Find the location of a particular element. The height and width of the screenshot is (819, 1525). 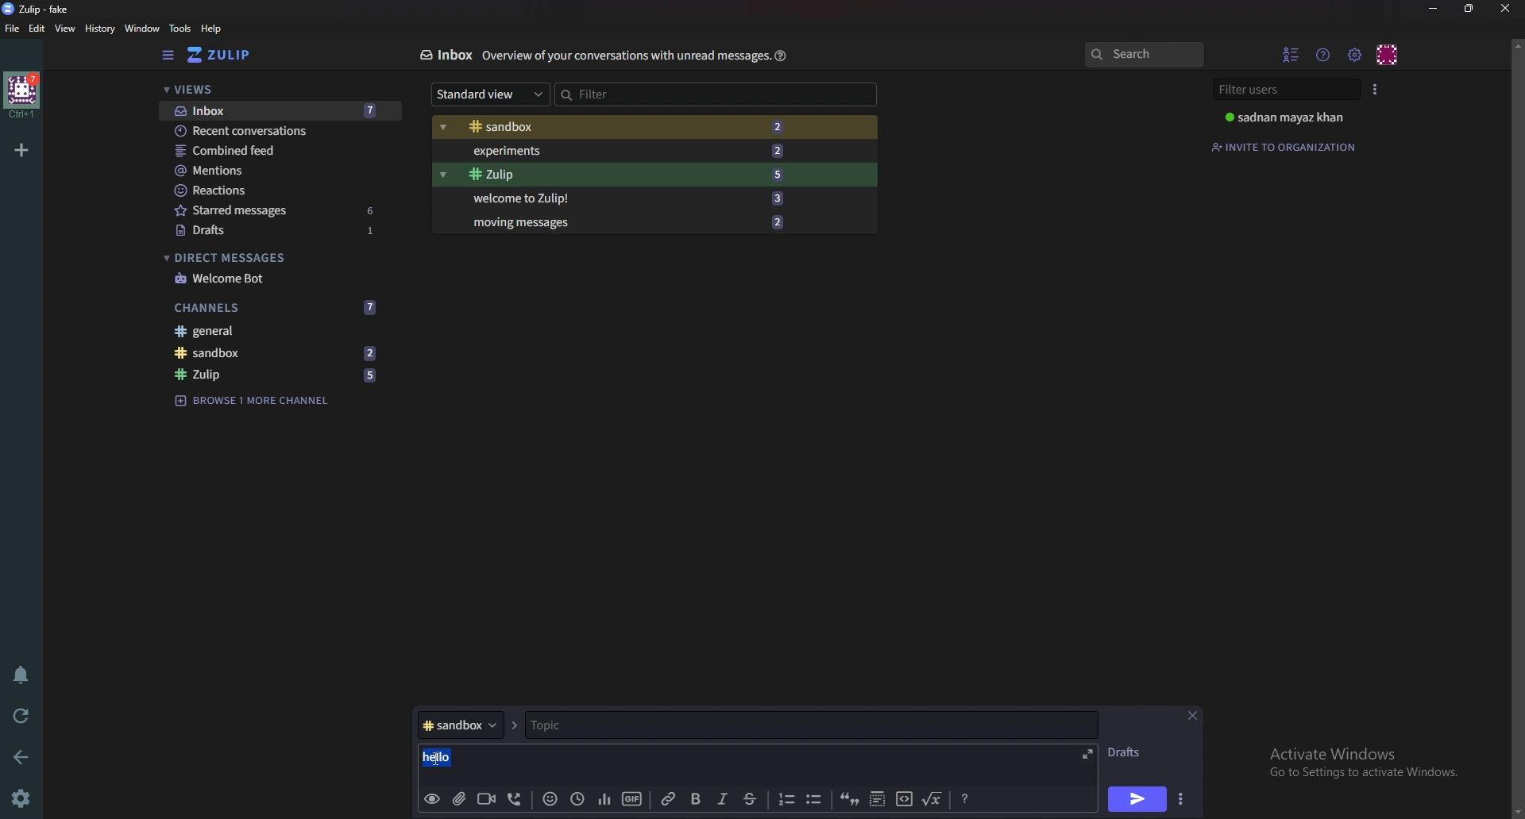

personal menu is located at coordinates (1388, 53).